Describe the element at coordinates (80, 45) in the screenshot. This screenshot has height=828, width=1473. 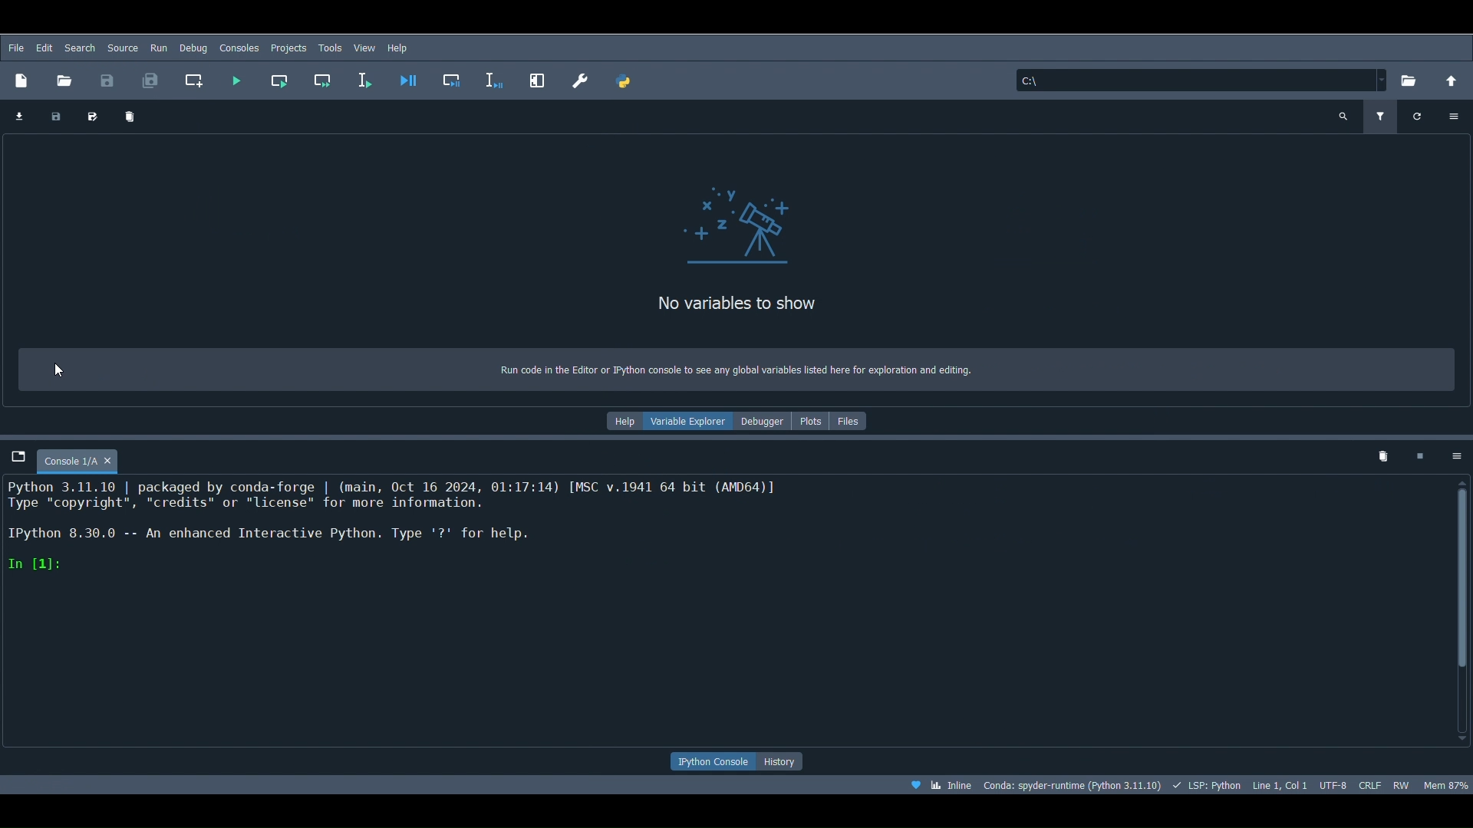
I see `Search` at that location.